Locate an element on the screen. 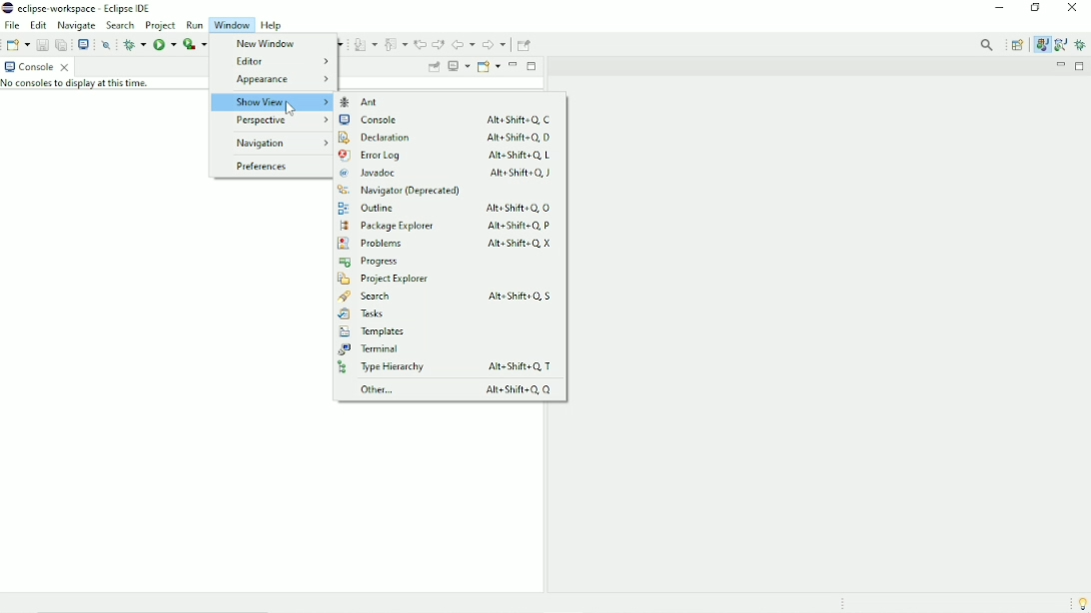  Preferences is located at coordinates (260, 167).